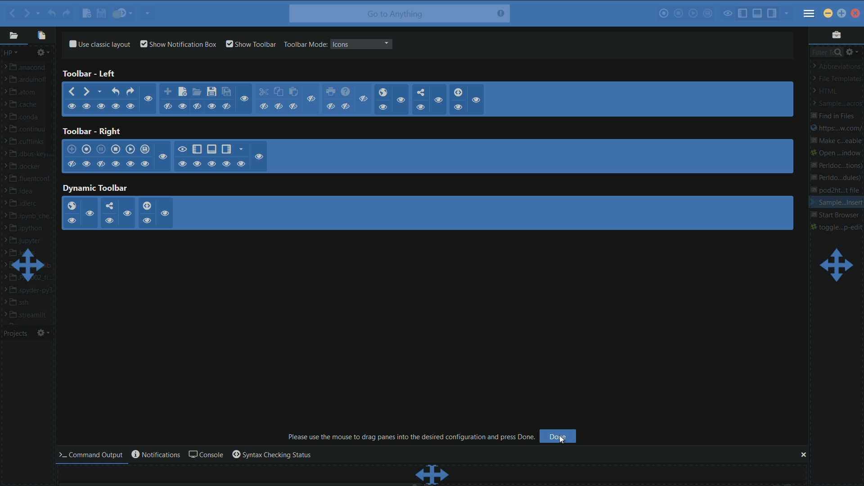 The height and width of the screenshot is (486, 864). What do you see at coordinates (167, 92) in the screenshot?
I see `new tab` at bounding box center [167, 92].